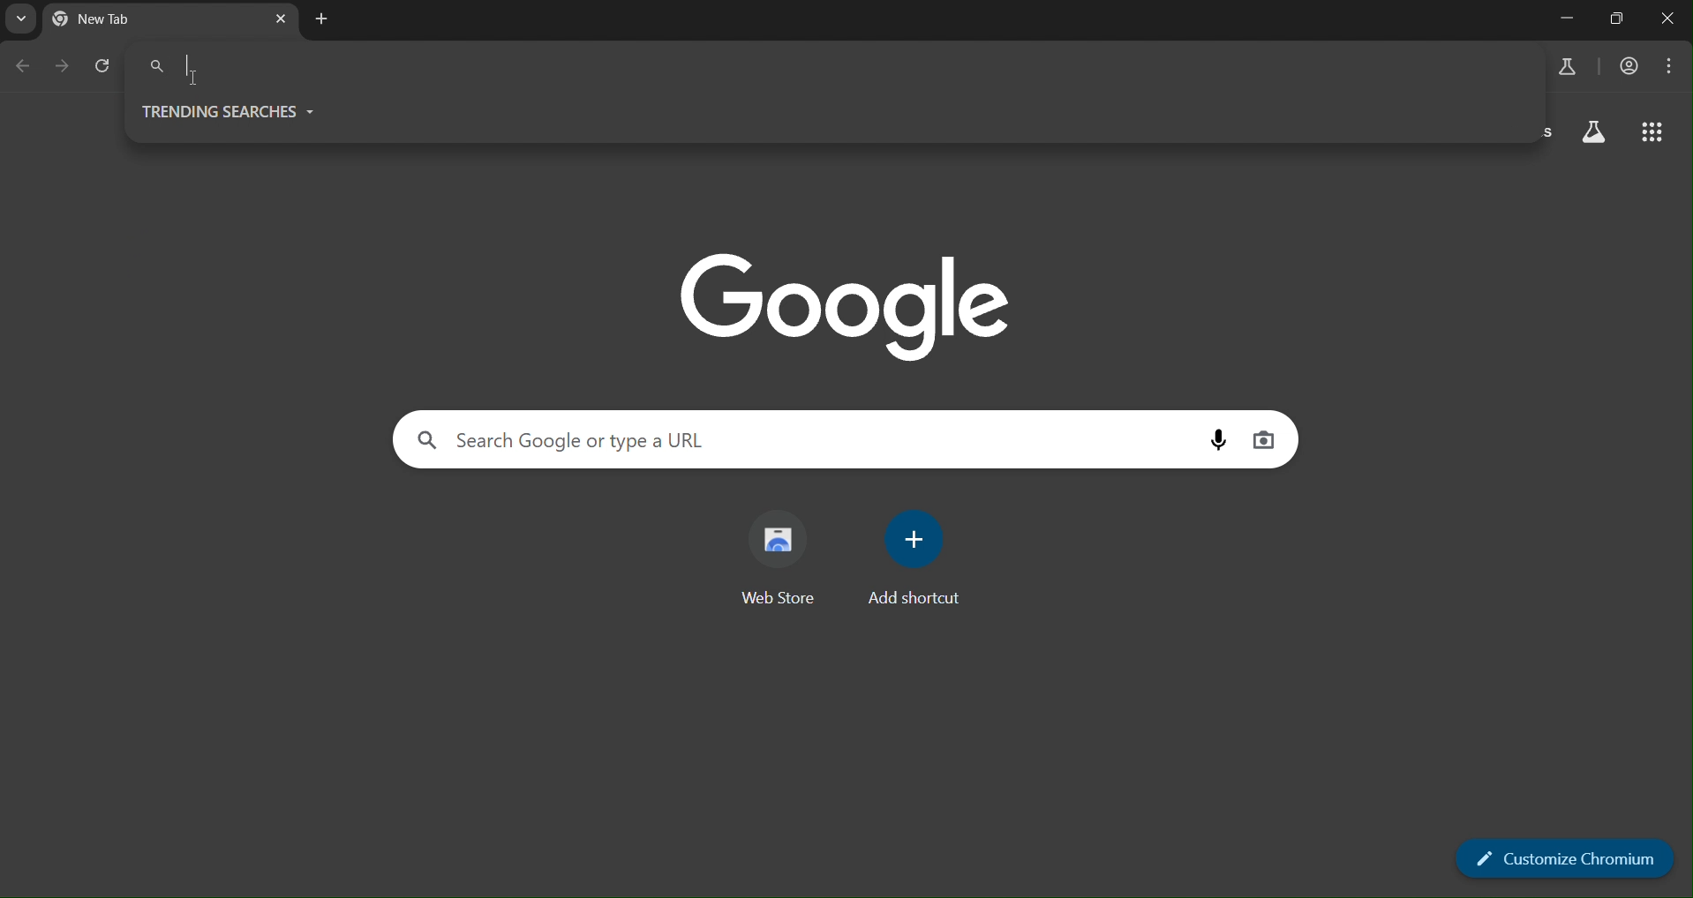 The width and height of the screenshot is (1693, 898). What do you see at coordinates (195, 79) in the screenshot?
I see `cursor` at bounding box center [195, 79].